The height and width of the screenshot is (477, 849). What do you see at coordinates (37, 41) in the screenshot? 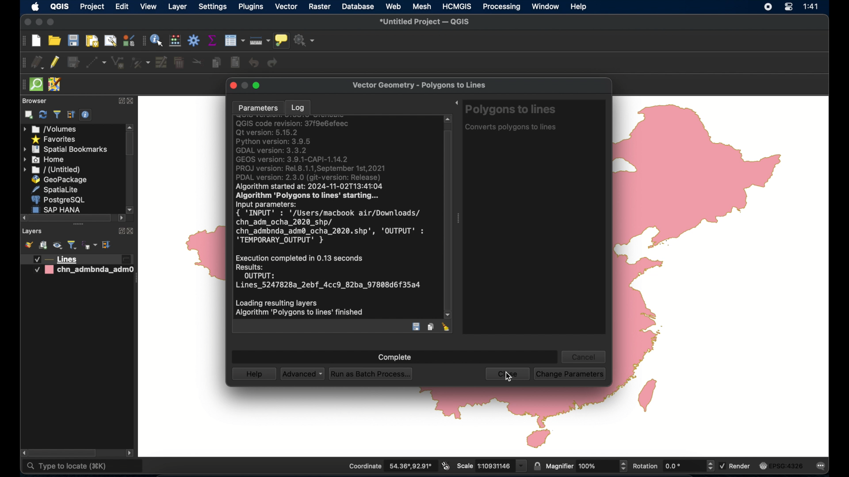
I see `new project` at bounding box center [37, 41].